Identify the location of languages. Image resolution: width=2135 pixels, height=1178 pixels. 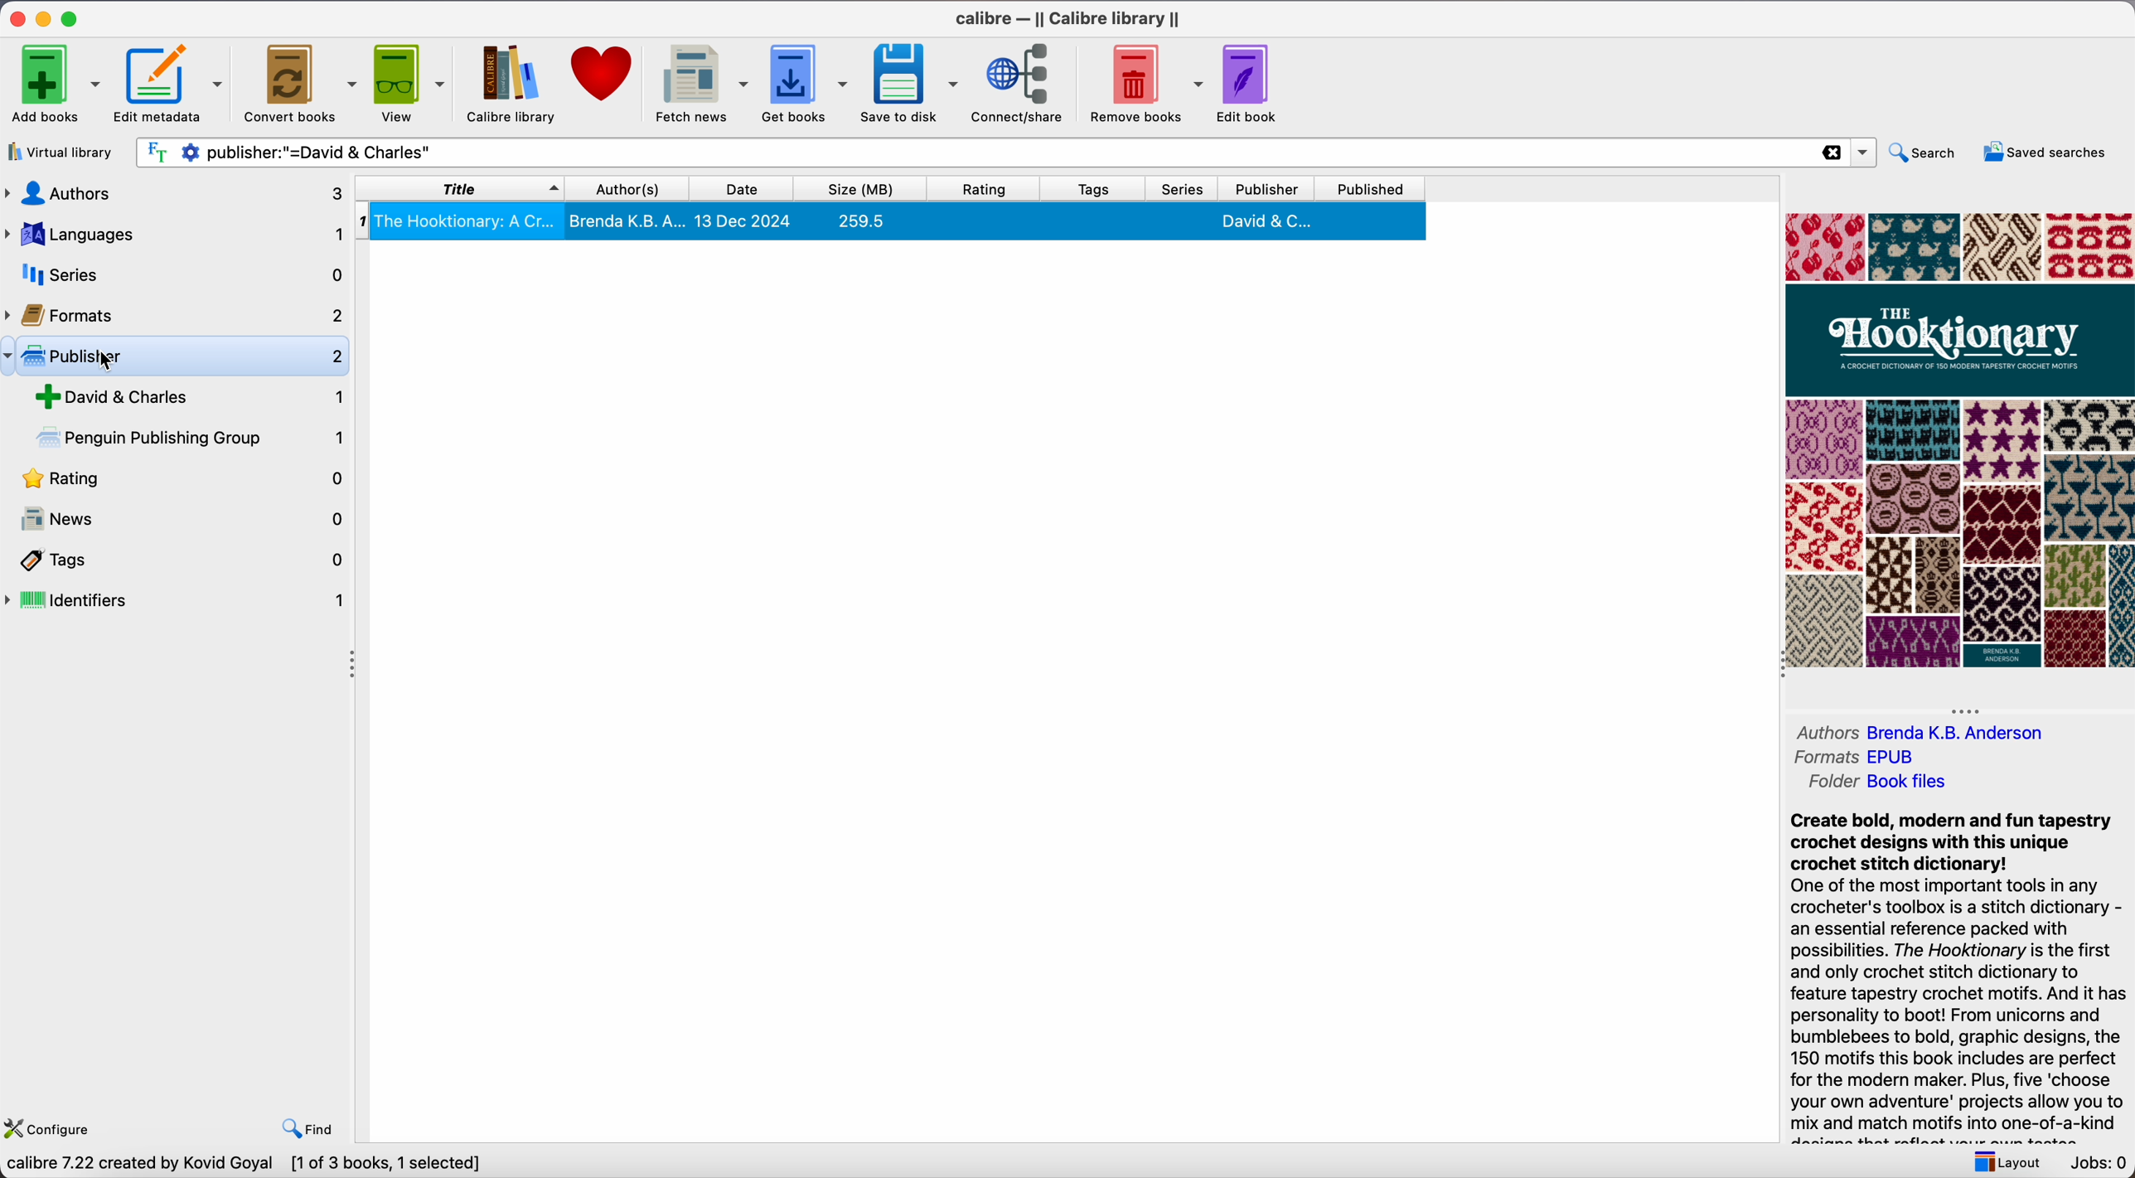
(172, 235).